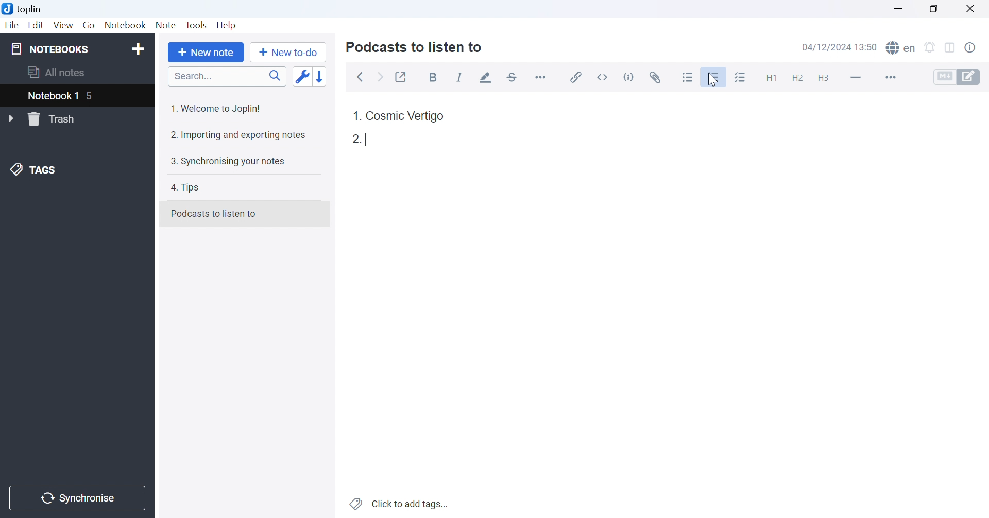  Describe the element at coordinates (932, 8) in the screenshot. I see `Restore Down` at that location.